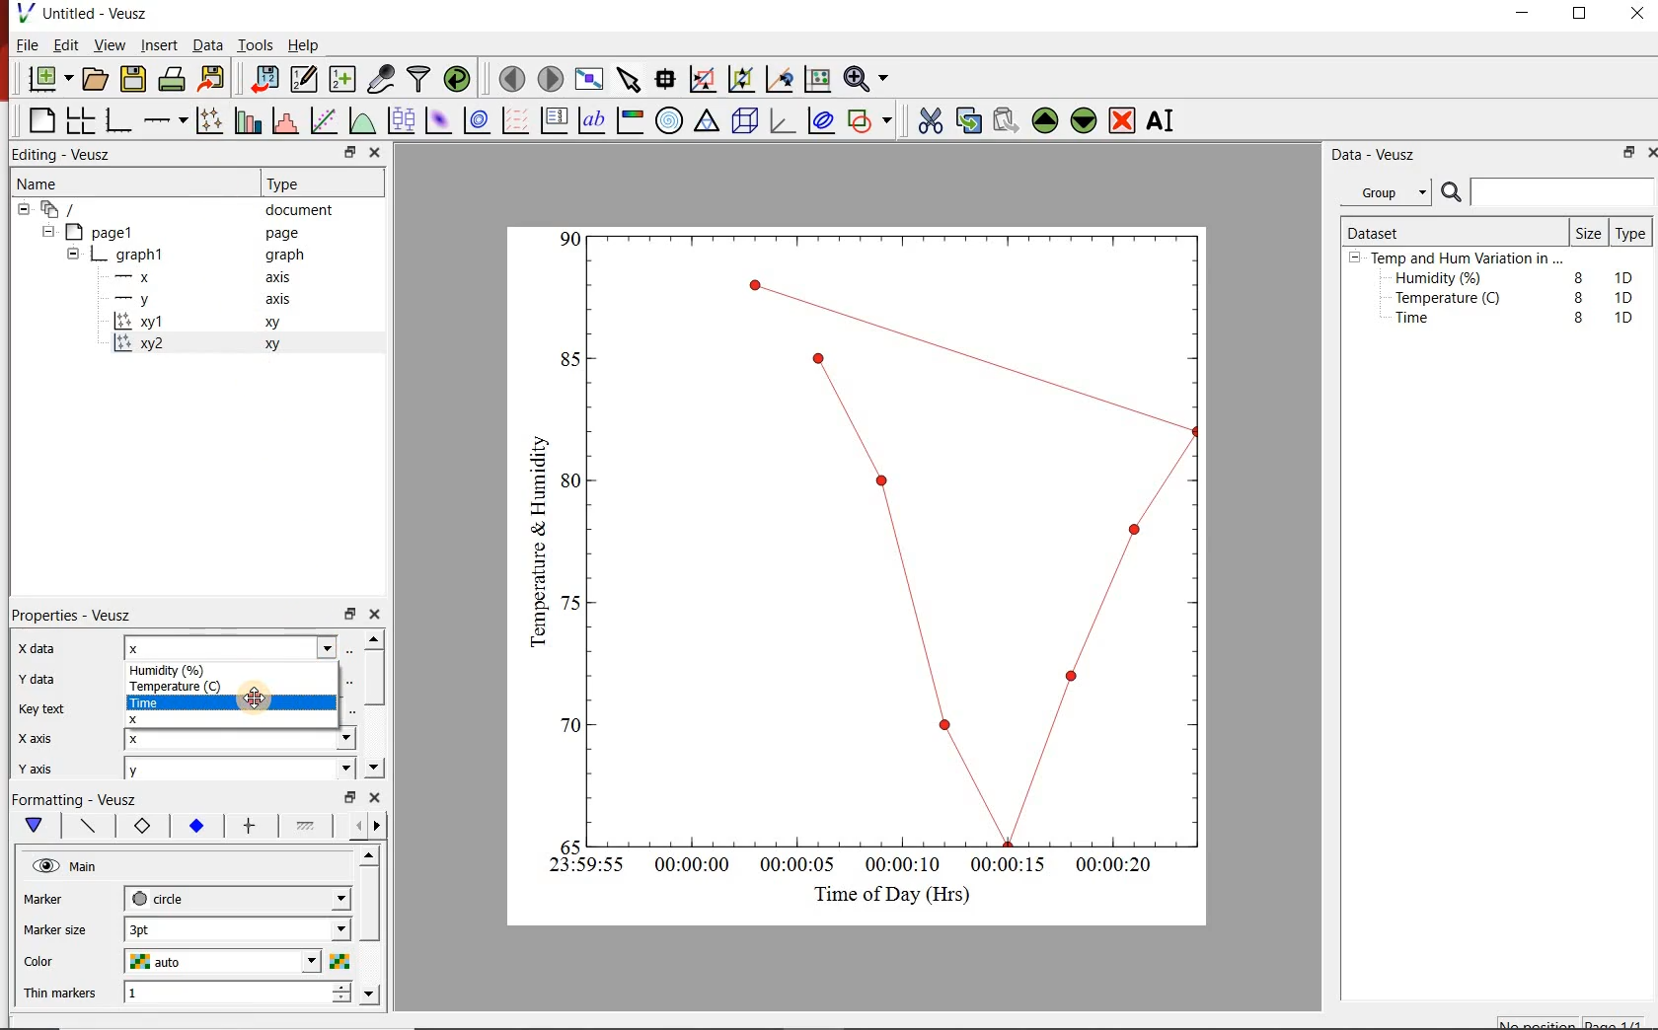 The height and width of the screenshot is (1030, 1658). I want to click on Rename the selected widget, so click(1165, 120).